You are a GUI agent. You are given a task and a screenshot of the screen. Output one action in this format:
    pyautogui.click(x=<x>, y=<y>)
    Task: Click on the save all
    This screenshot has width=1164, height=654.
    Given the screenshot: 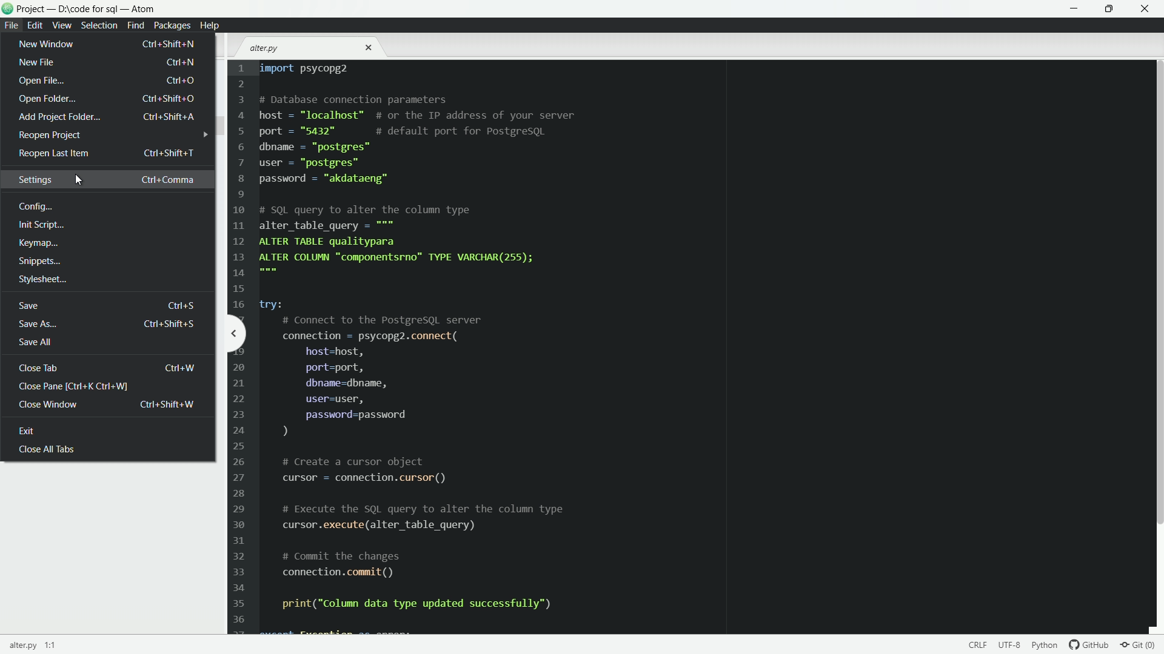 What is the action you would take?
    pyautogui.click(x=33, y=341)
    